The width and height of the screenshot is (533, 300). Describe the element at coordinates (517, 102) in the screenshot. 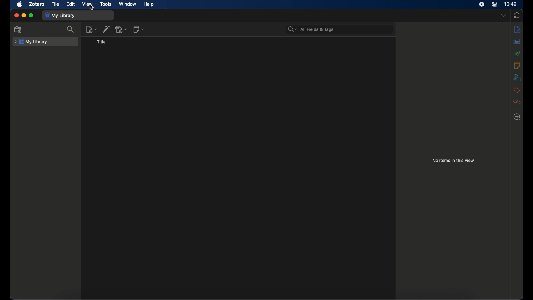

I see `related` at that location.